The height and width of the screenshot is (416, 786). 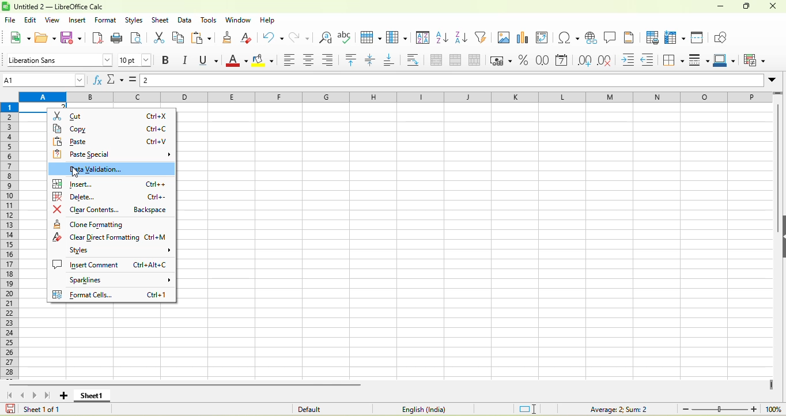 What do you see at coordinates (110, 295) in the screenshot?
I see `format cells` at bounding box center [110, 295].